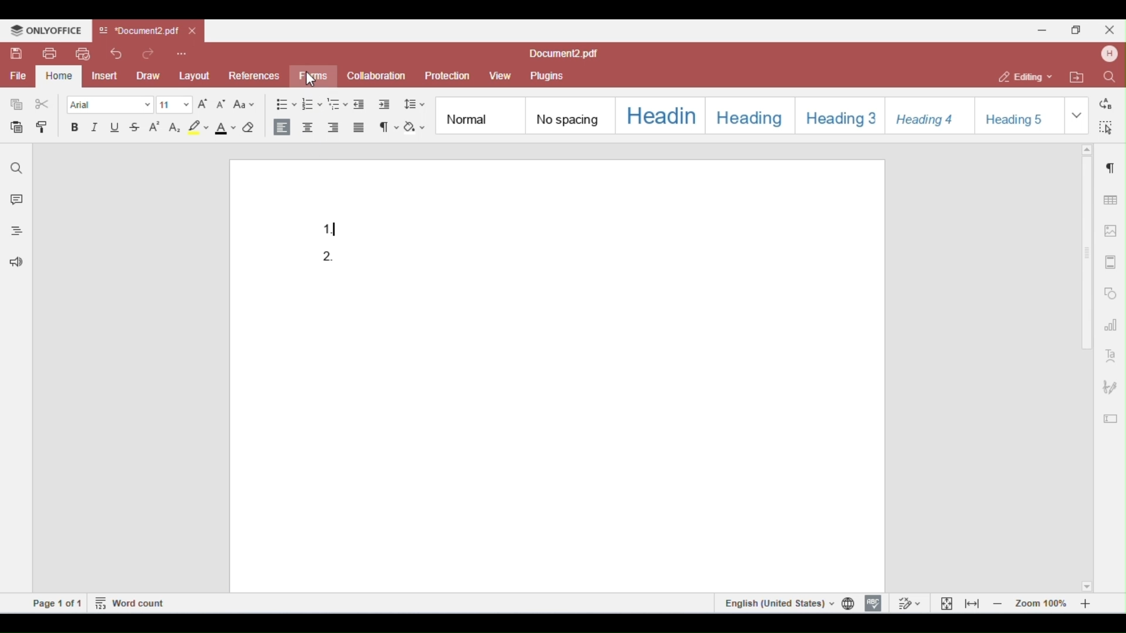 The image size is (1126, 633). I want to click on image settings, so click(1111, 231).